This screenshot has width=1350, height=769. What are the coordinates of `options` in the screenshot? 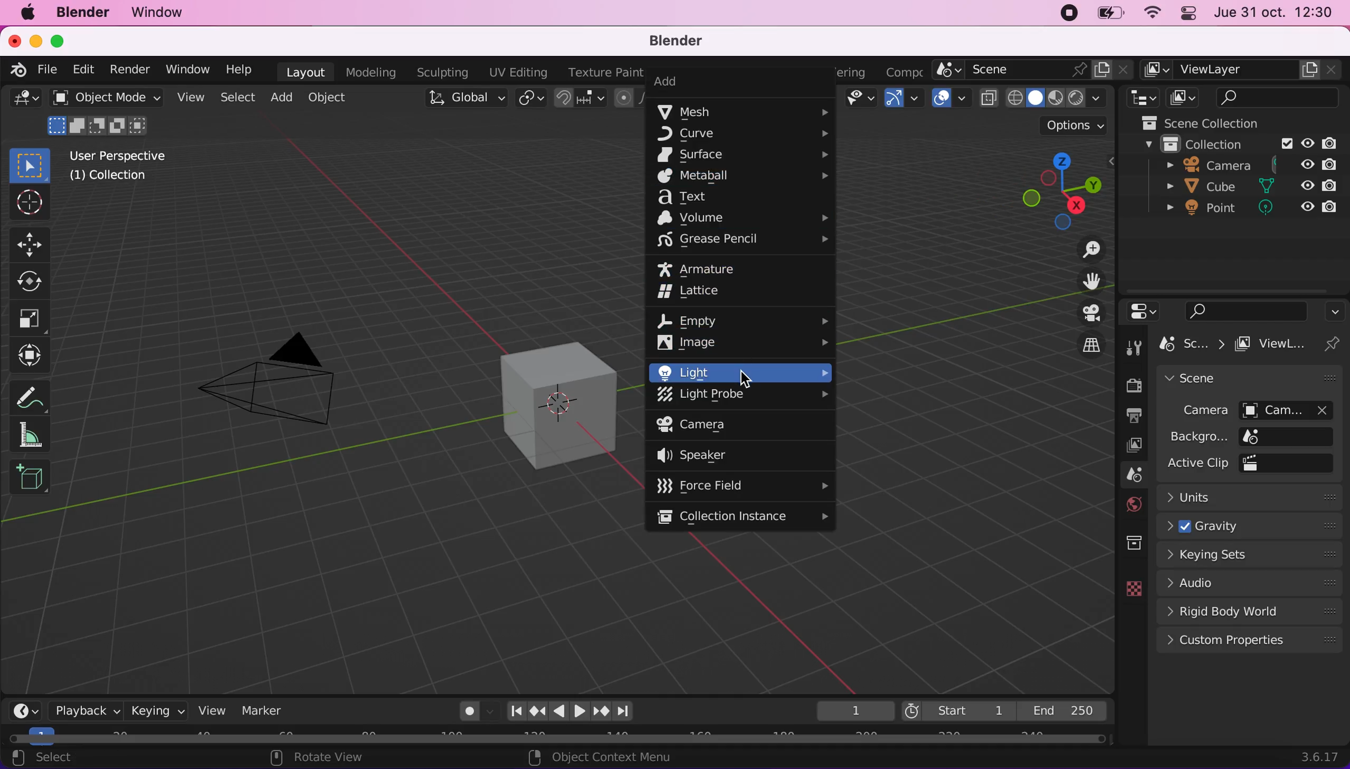 It's located at (1074, 127).